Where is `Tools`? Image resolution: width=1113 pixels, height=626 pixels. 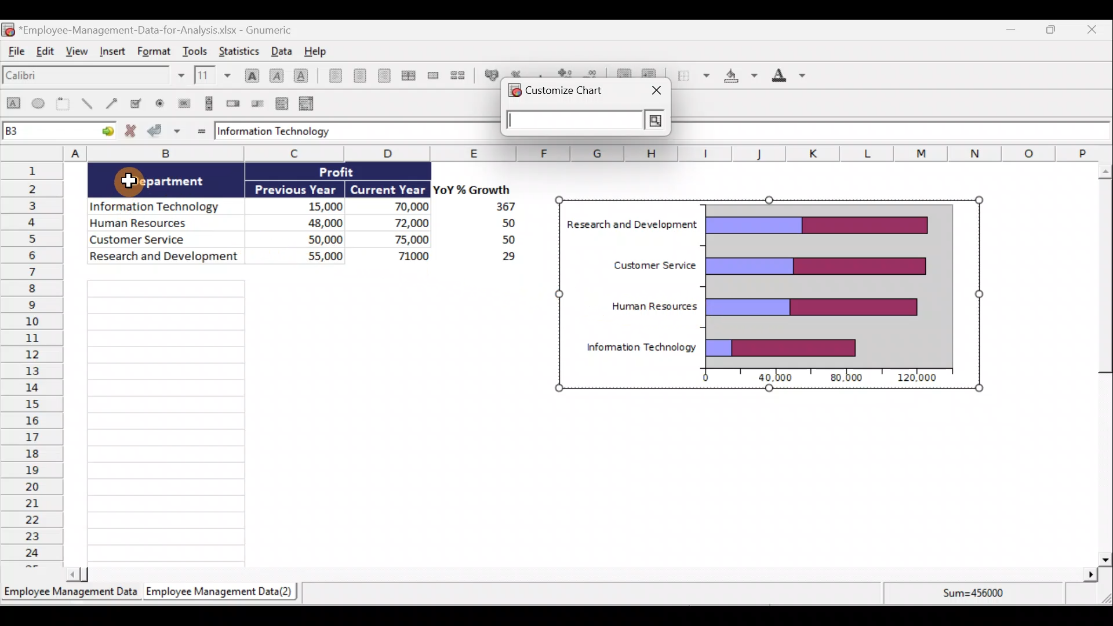
Tools is located at coordinates (195, 49).